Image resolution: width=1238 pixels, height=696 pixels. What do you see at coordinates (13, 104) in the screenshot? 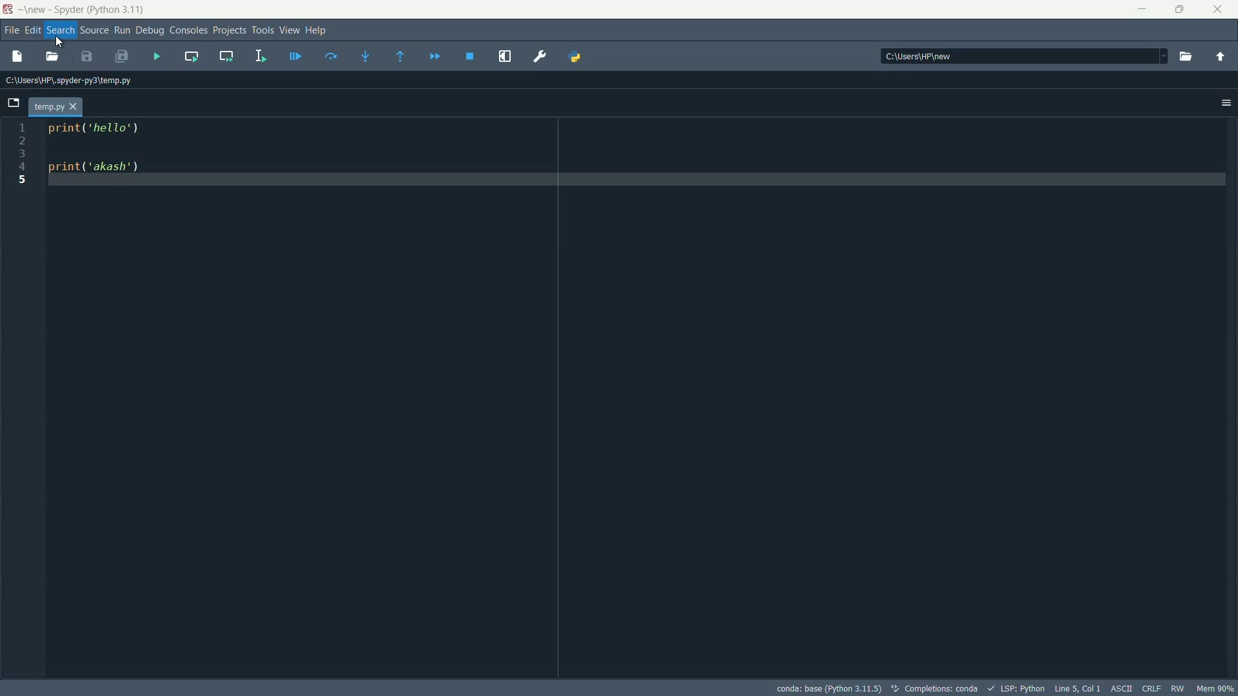
I see `browse tabs` at bounding box center [13, 104].